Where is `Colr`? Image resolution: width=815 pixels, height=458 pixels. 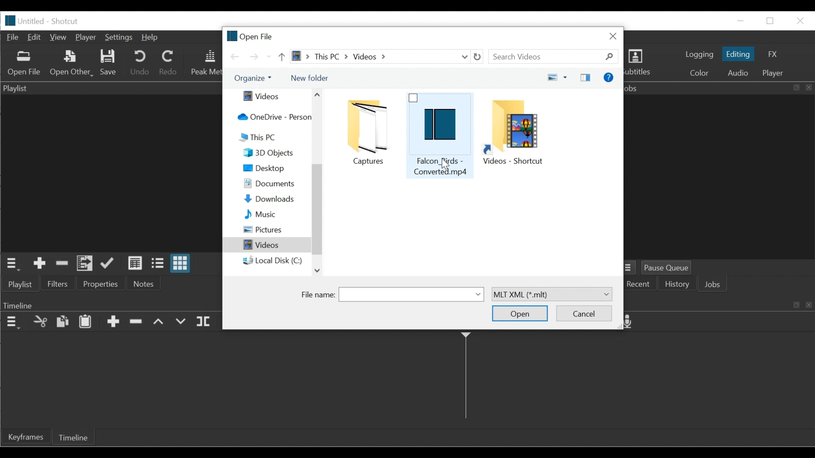
Colr is located at coordinates (700, 72).